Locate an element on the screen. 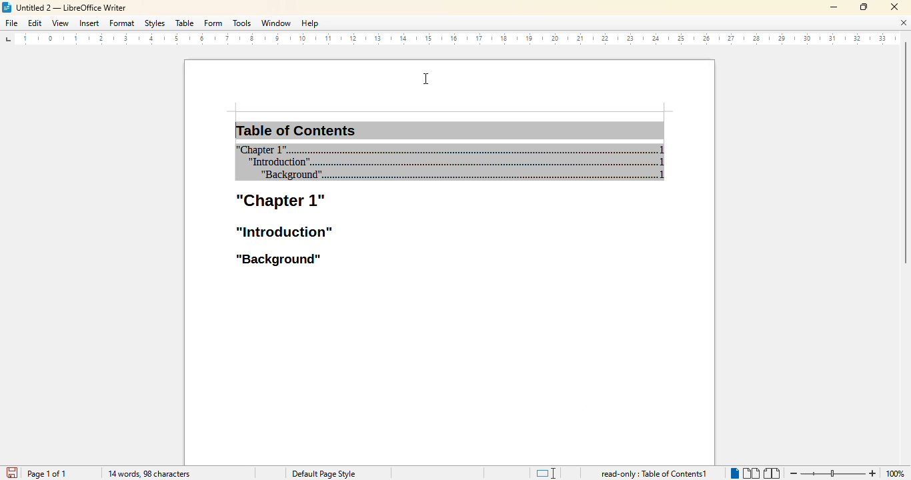 The height and width of the screenshot is (480, 911). format is located at coordinates (121, 23).